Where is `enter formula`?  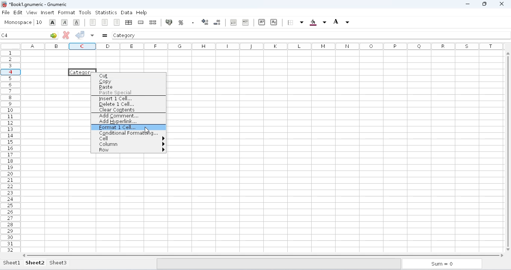
enter formula is located at coordinates (105, 36).